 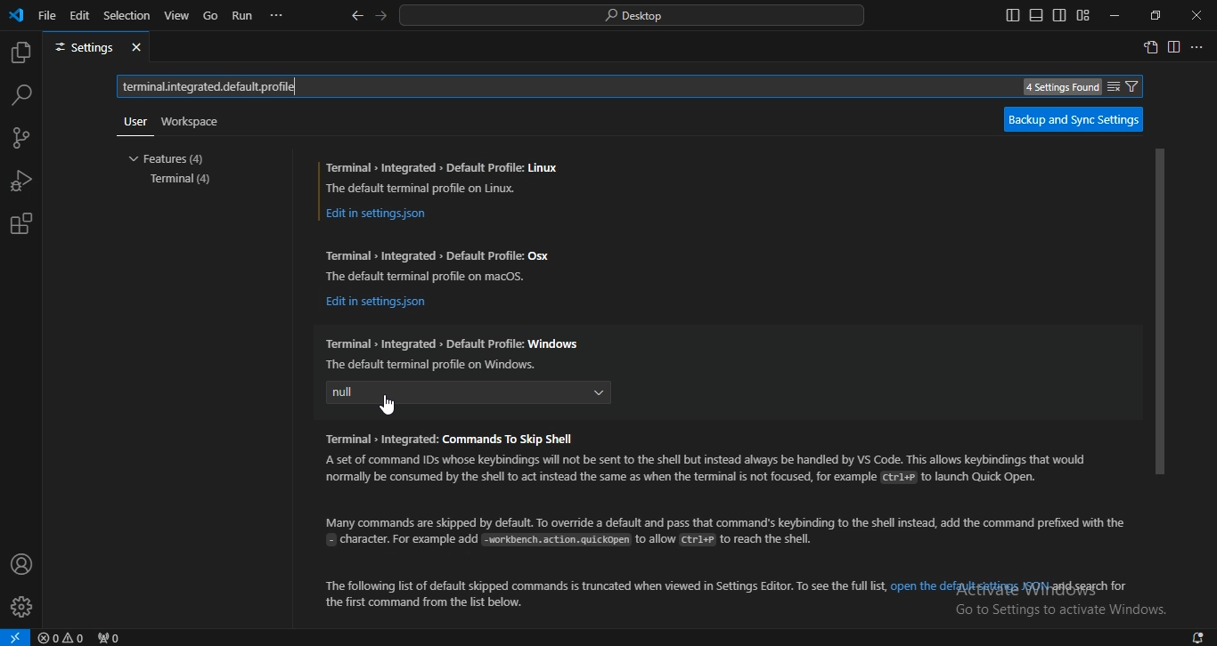 I want to click on user, so click(x=136, y=123).